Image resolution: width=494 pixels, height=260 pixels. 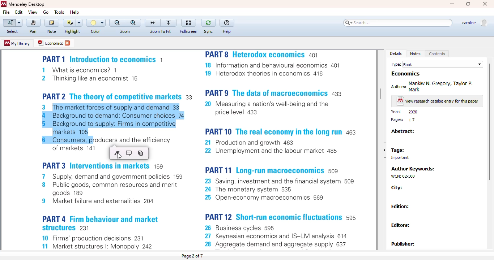 I want to click on go, so click(x=46, y=12).